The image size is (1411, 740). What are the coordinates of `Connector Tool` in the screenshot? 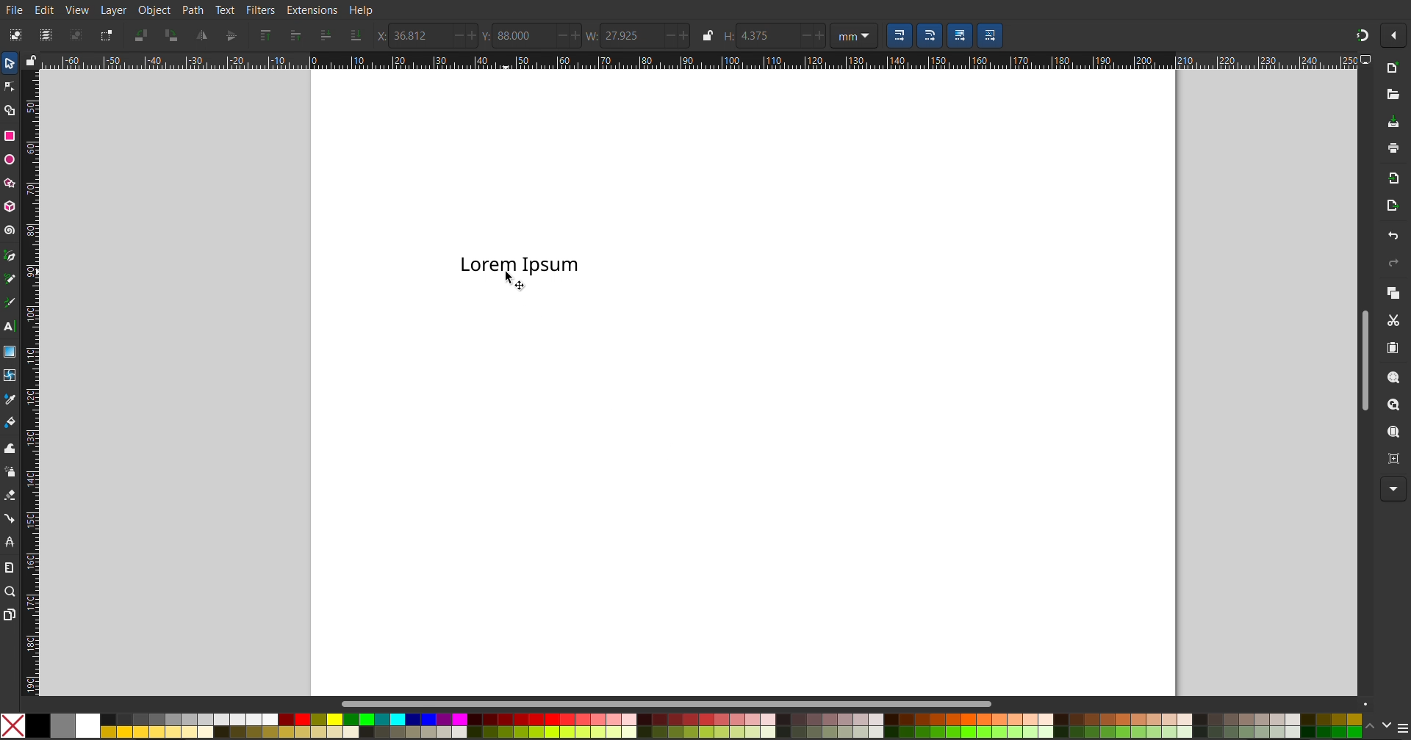 It's located at (10, 518).